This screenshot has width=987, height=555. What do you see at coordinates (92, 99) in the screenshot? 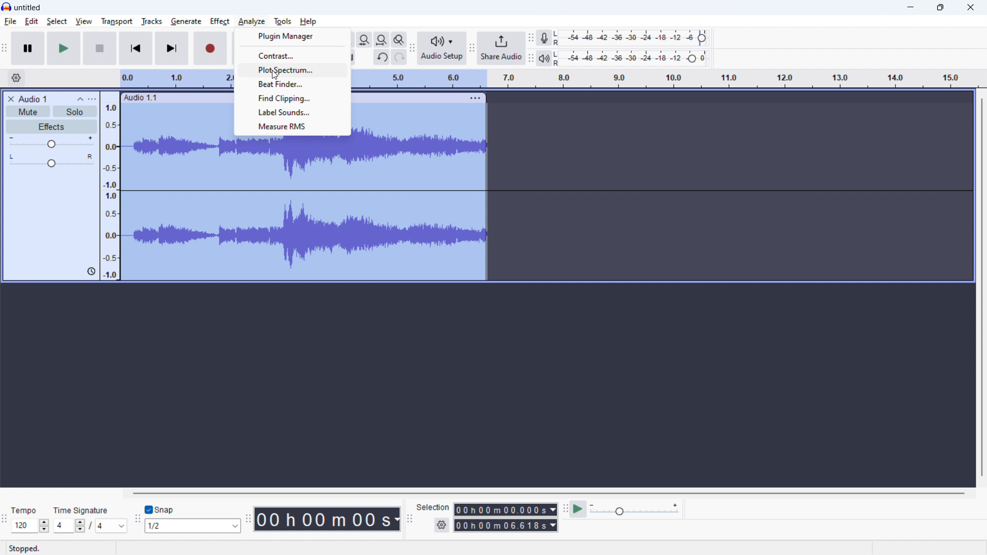
I see `track control panel menu` at bounding box center [92, 99].